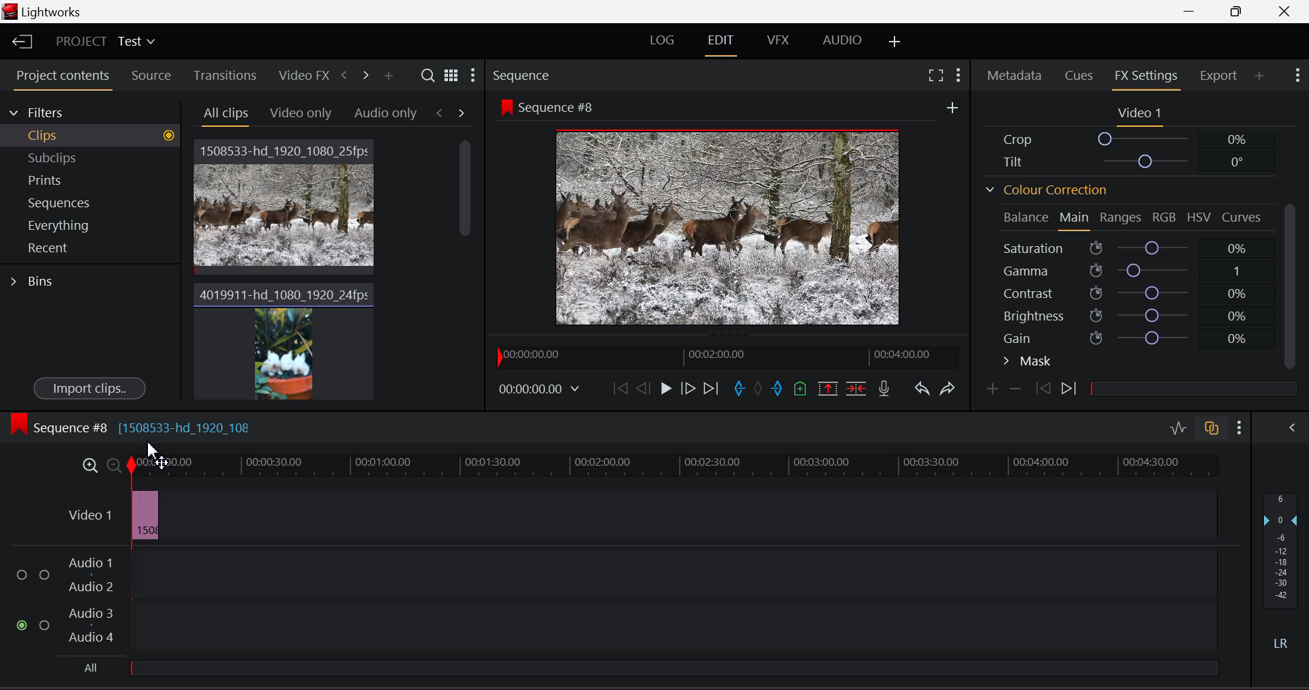 Image resolution: width=1309 pixels, height=690 pixels. What do you see at coordinates (1129, 140) in the screenshot?
I see `Crop` at bounding box center [1129, 140].